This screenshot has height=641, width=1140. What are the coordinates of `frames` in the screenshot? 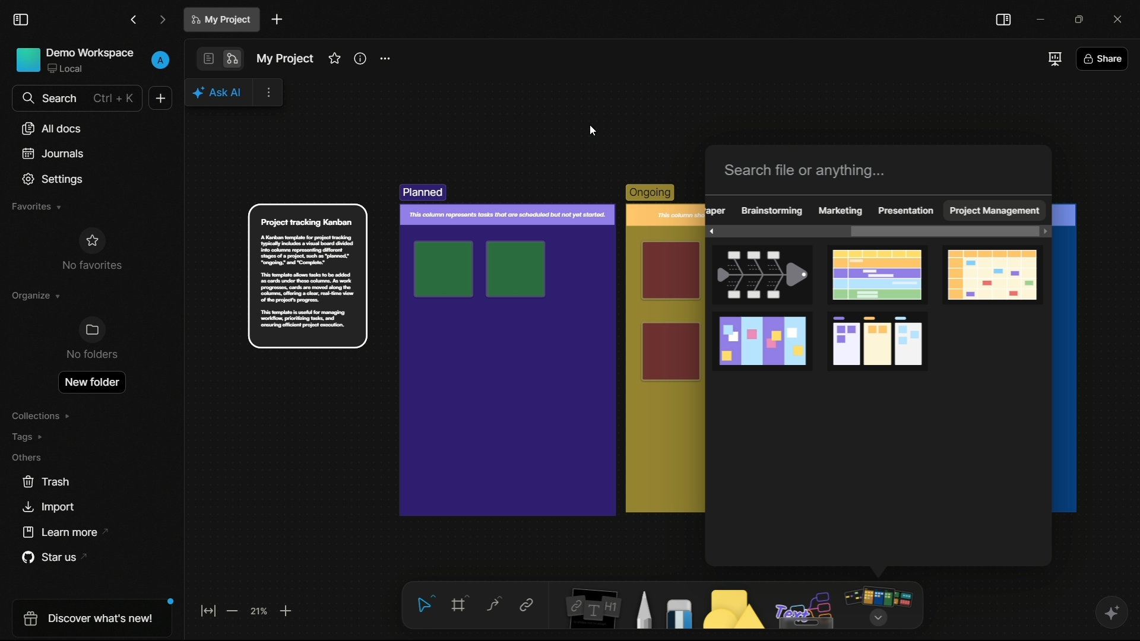 It's located at (461, 603).